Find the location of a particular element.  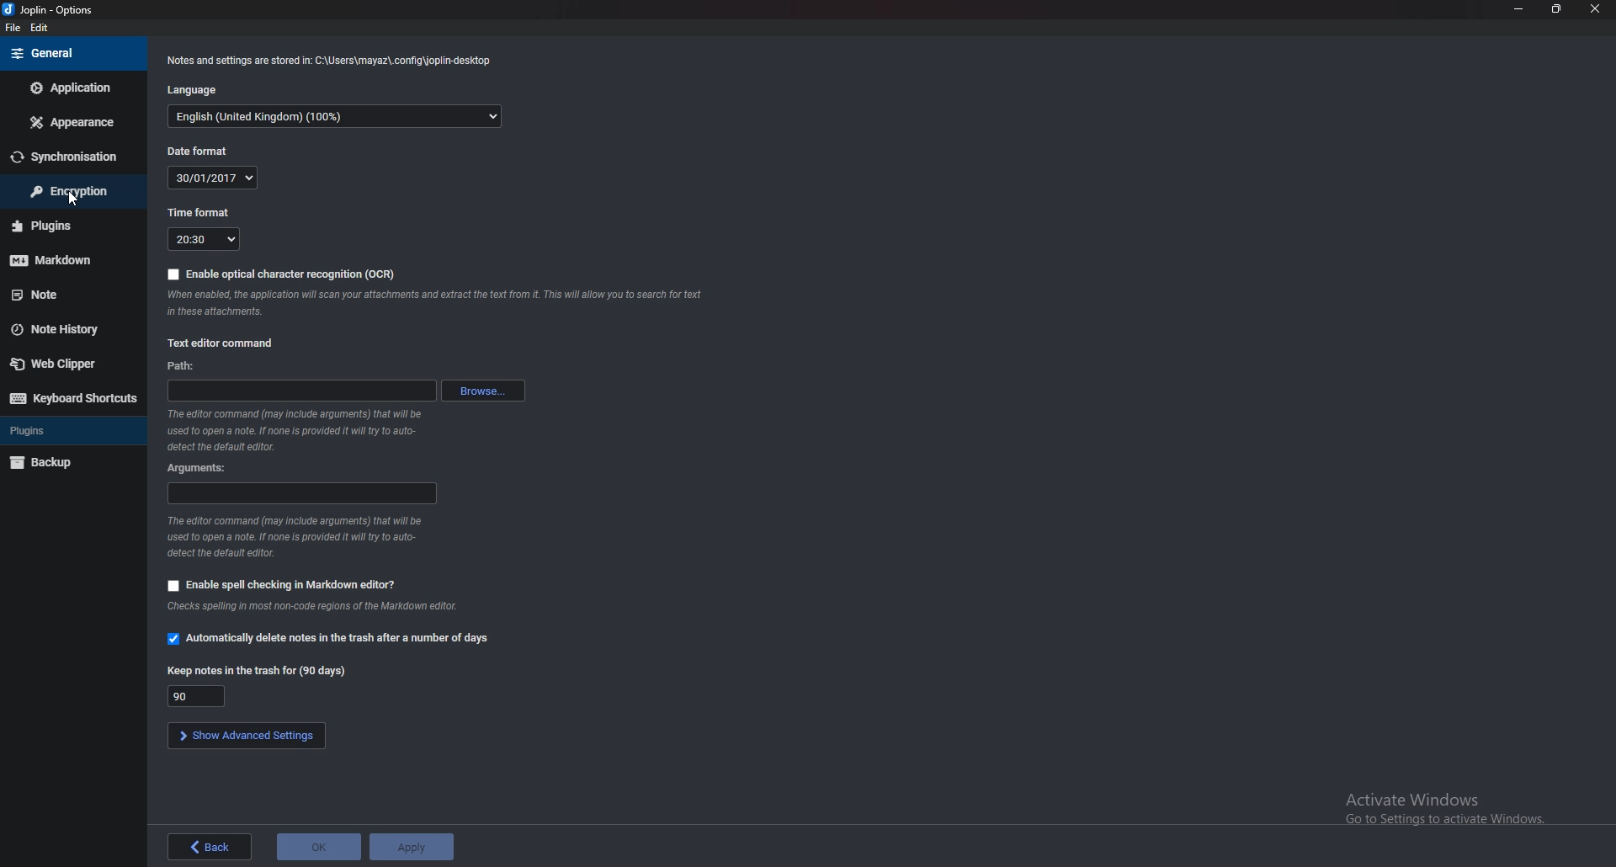

time format is located at coordinates (198, 214).